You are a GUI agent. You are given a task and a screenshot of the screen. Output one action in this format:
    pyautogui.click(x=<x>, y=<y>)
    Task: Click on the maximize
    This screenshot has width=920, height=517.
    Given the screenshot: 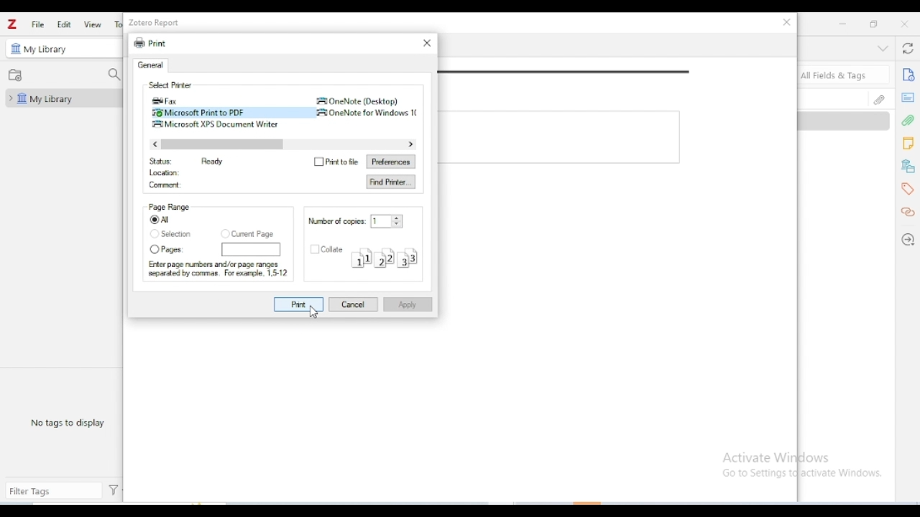 What is the action you would take?
    pyautogui.click(x=873, y=23)
    